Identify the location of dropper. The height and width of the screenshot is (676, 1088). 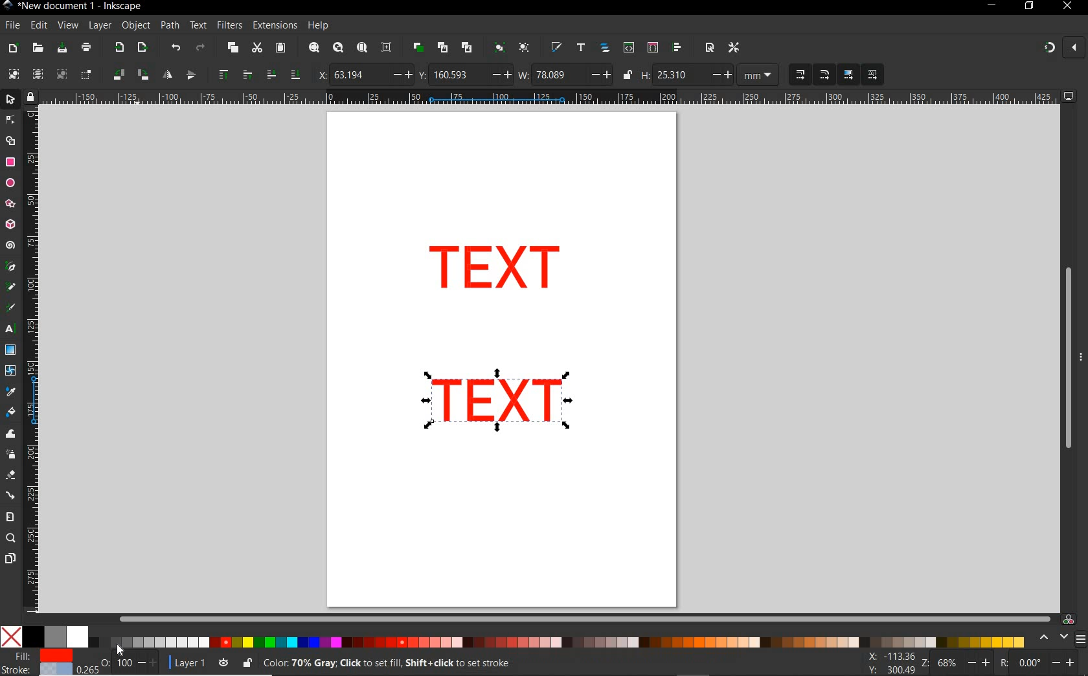
(11, 392).